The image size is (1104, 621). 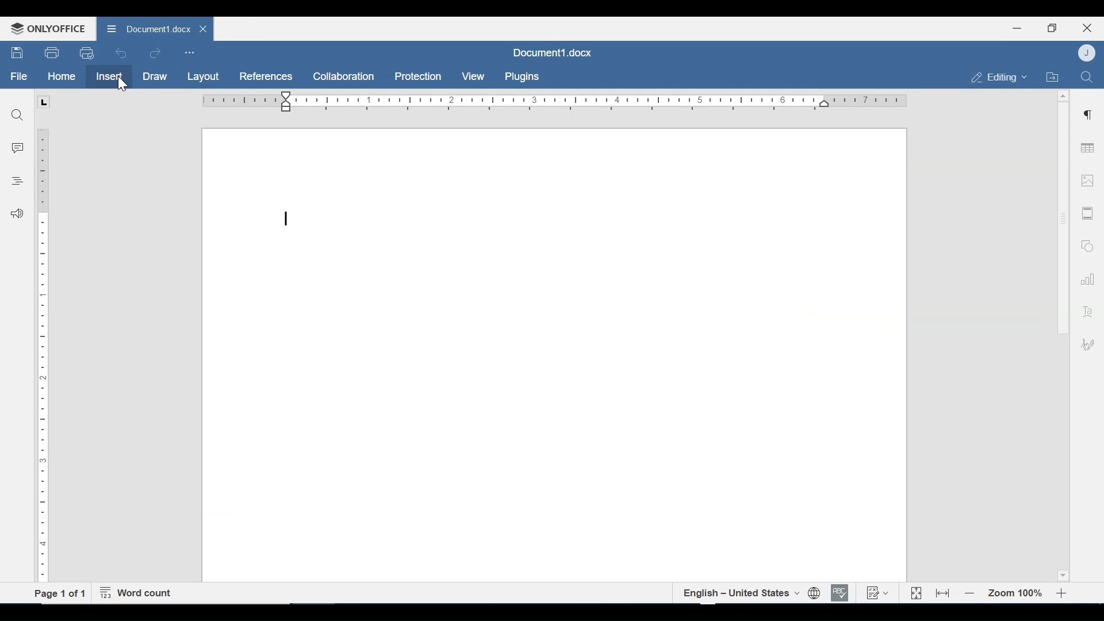 What do you see at coordinates (139, 593) in the screenshot?
I see `Word Count` at bounding box center [139, 593].